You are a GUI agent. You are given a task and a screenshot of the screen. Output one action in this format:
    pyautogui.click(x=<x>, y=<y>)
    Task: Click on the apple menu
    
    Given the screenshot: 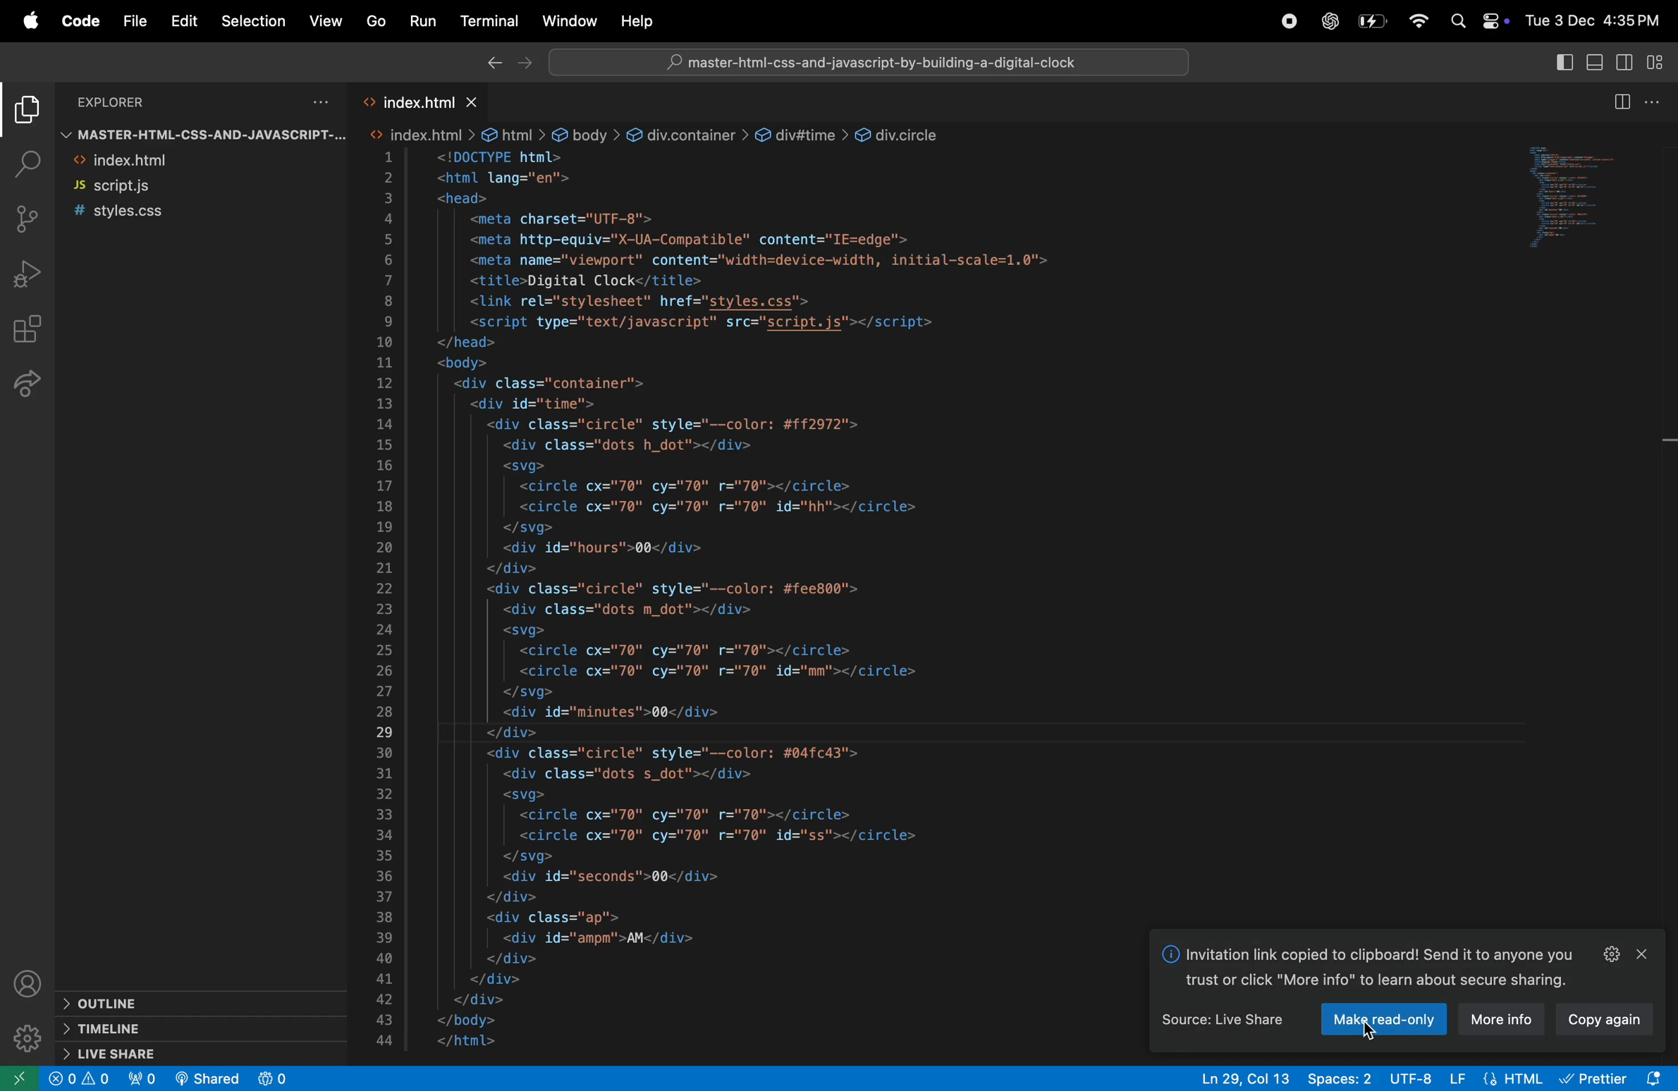 What is the action you would take?
    pyautogui.click(x=23, y=21)
    